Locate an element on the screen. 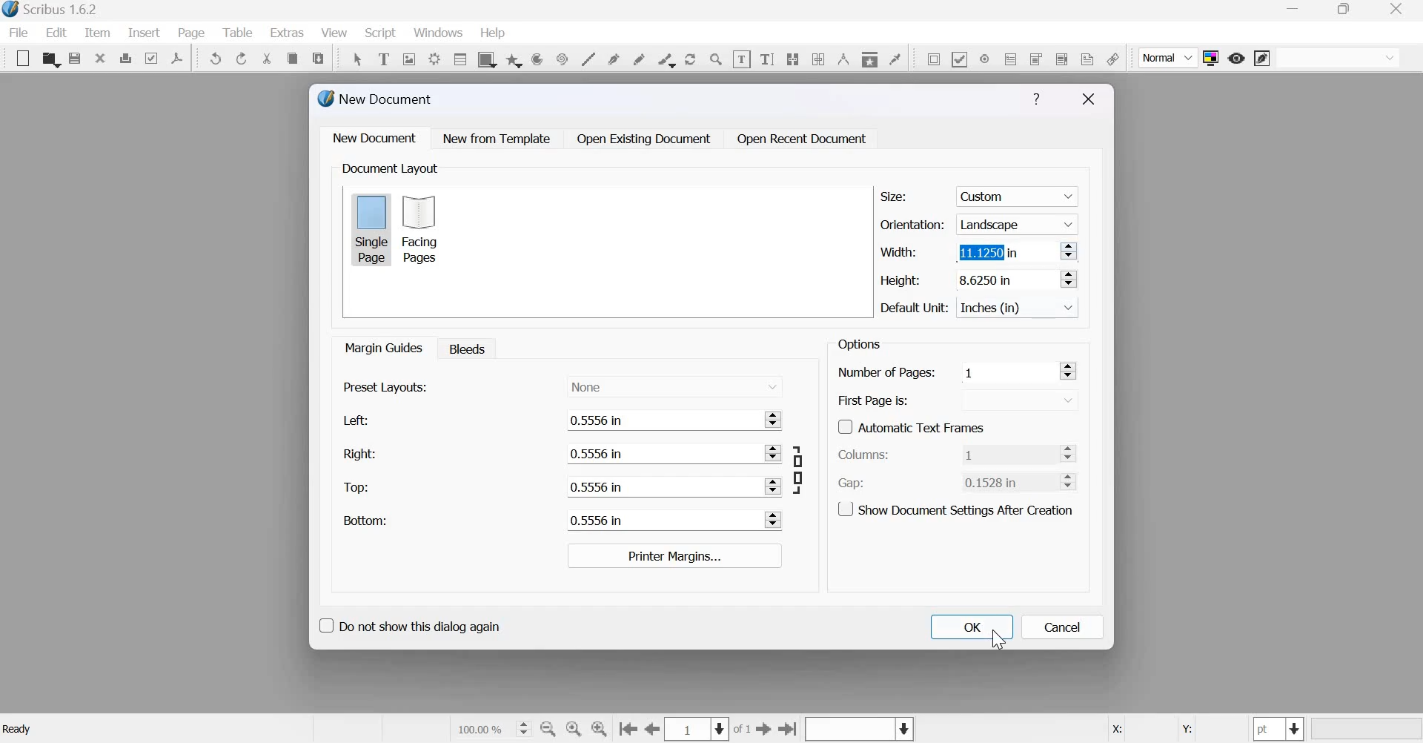 The height and width of the screenshot is (743, 1423). 8.6250 in is located at coordinates (1003, 278).